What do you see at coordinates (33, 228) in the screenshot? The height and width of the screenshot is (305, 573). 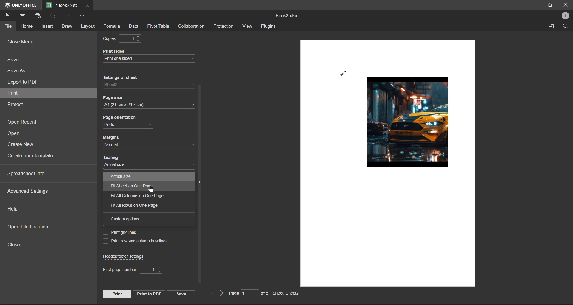 I see `open file location` at bounding box center [33, 228].